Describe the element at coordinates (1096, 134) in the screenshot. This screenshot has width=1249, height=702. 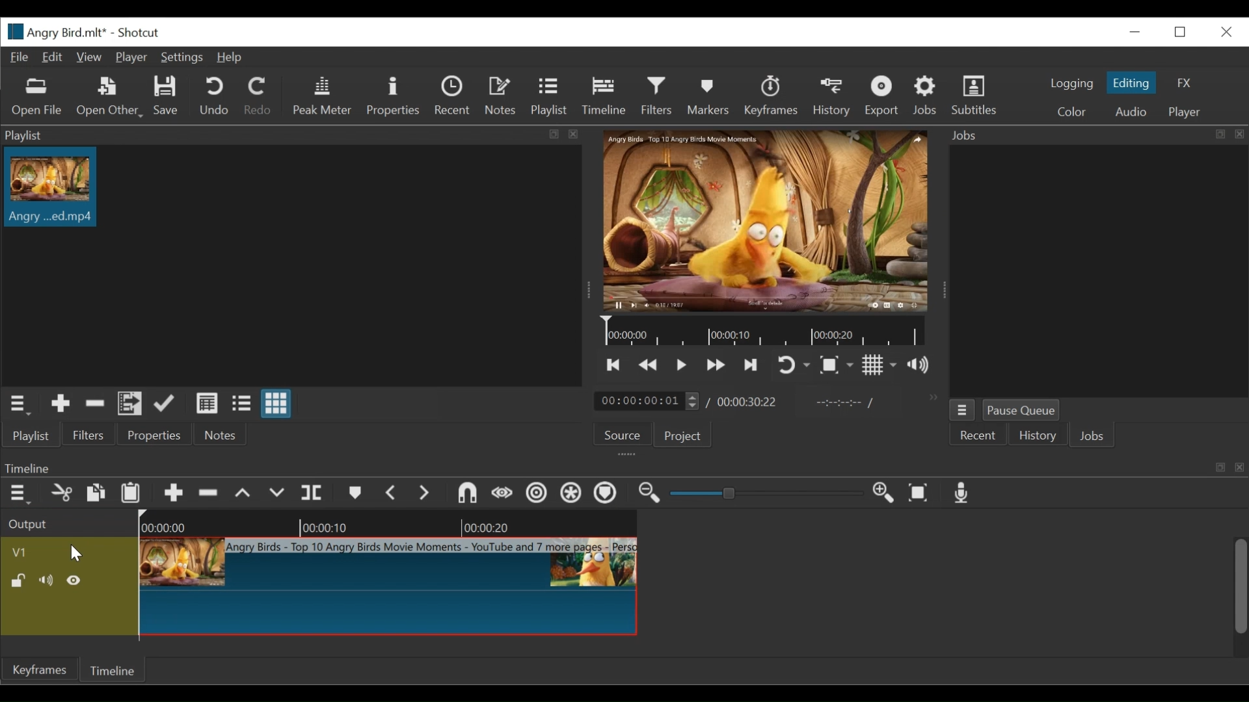
I see `Jobs` at that location.